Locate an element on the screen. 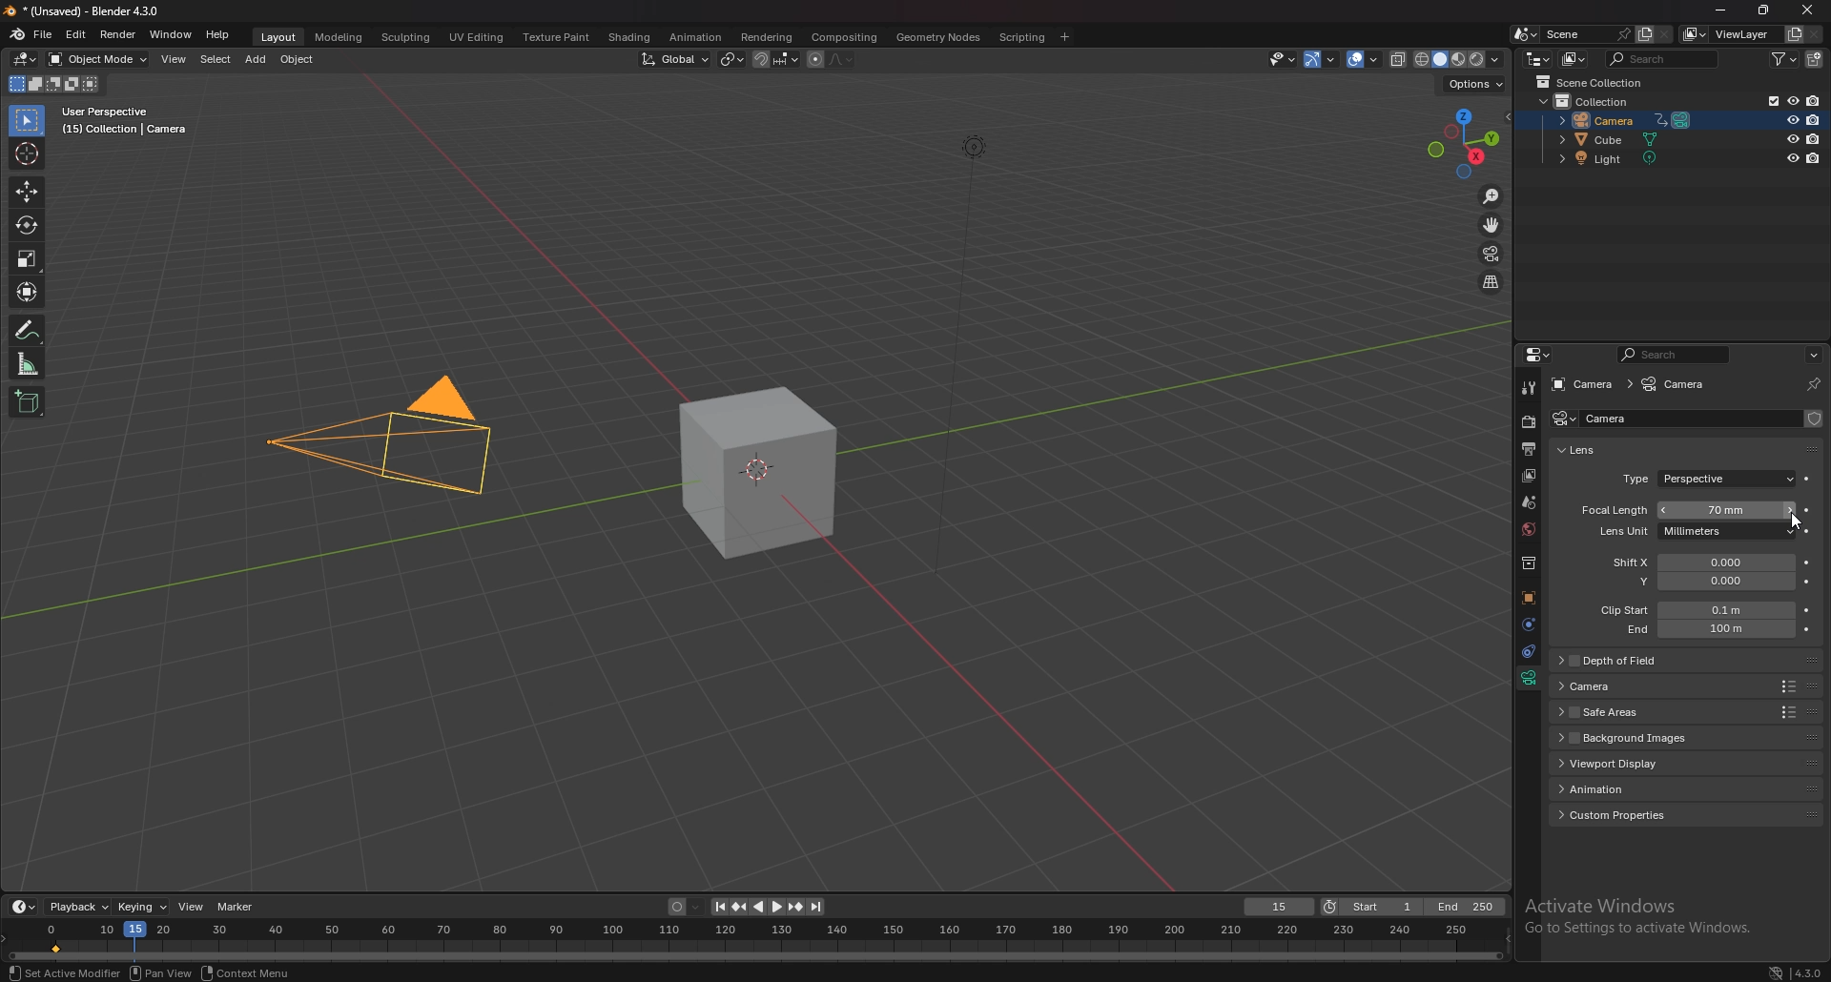 The height and width of the screenshot is (982, 1831). clip start is located at coordinates (1692, 609).